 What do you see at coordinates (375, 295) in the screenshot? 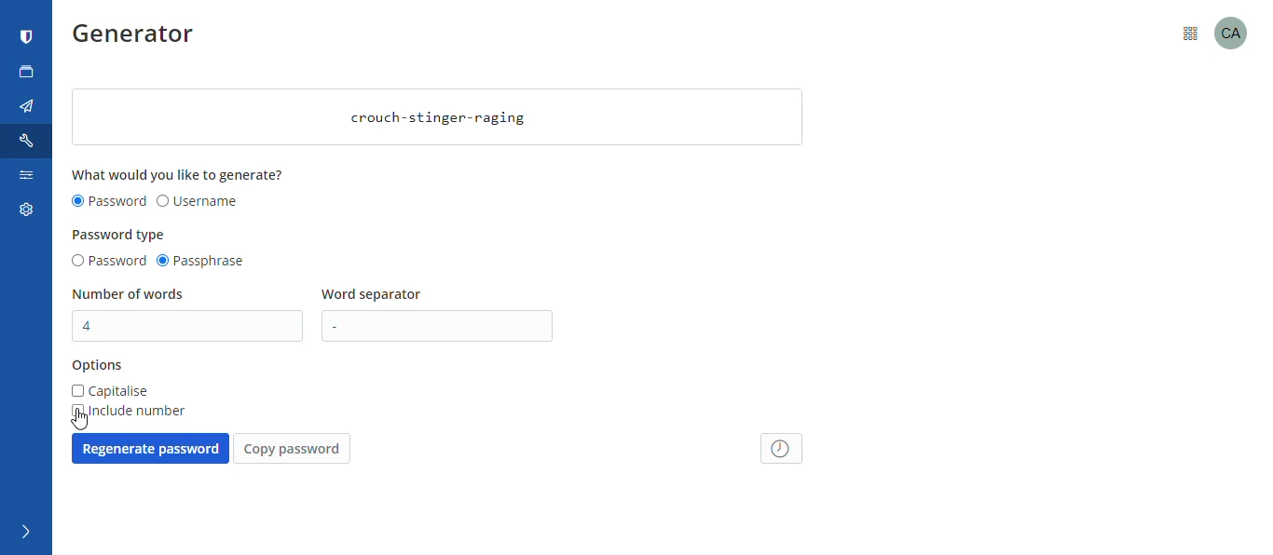
I see `word separator` at bounding box center [375, 295].